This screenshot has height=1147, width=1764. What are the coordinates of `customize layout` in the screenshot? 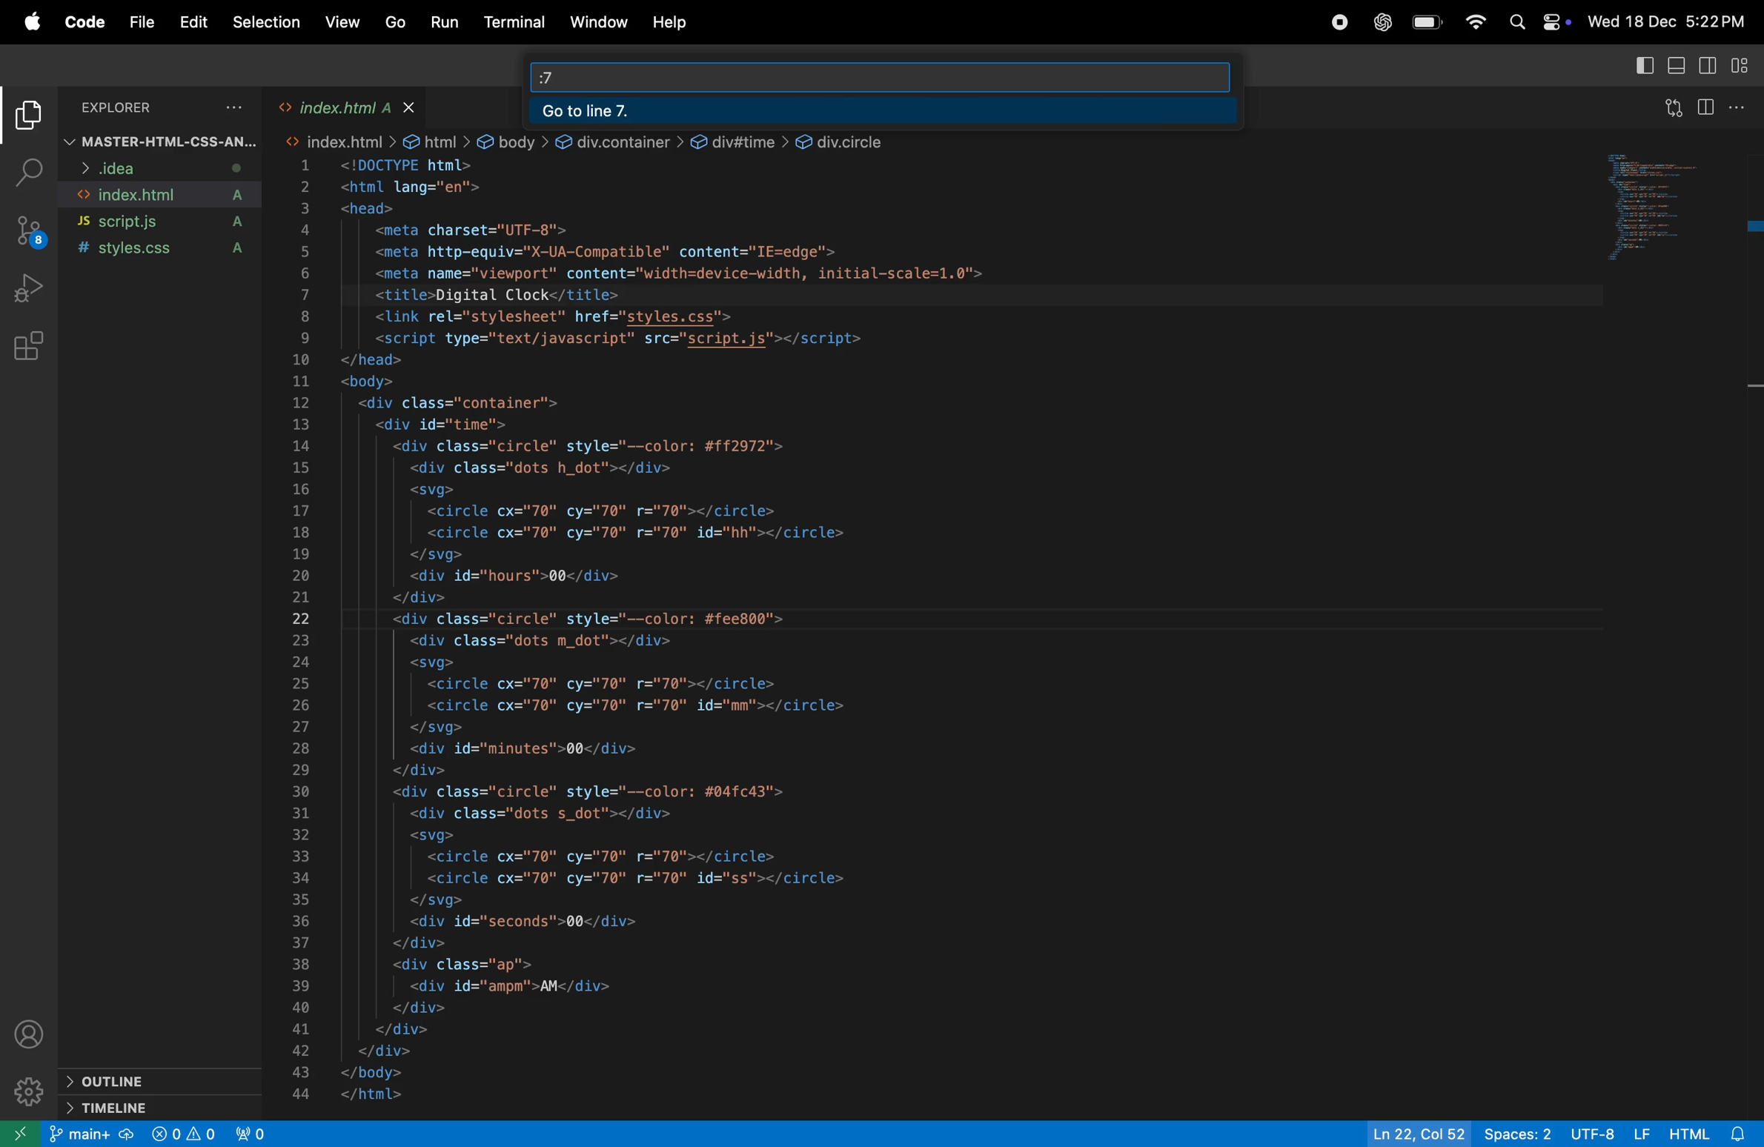 It's located at (1742, 67).